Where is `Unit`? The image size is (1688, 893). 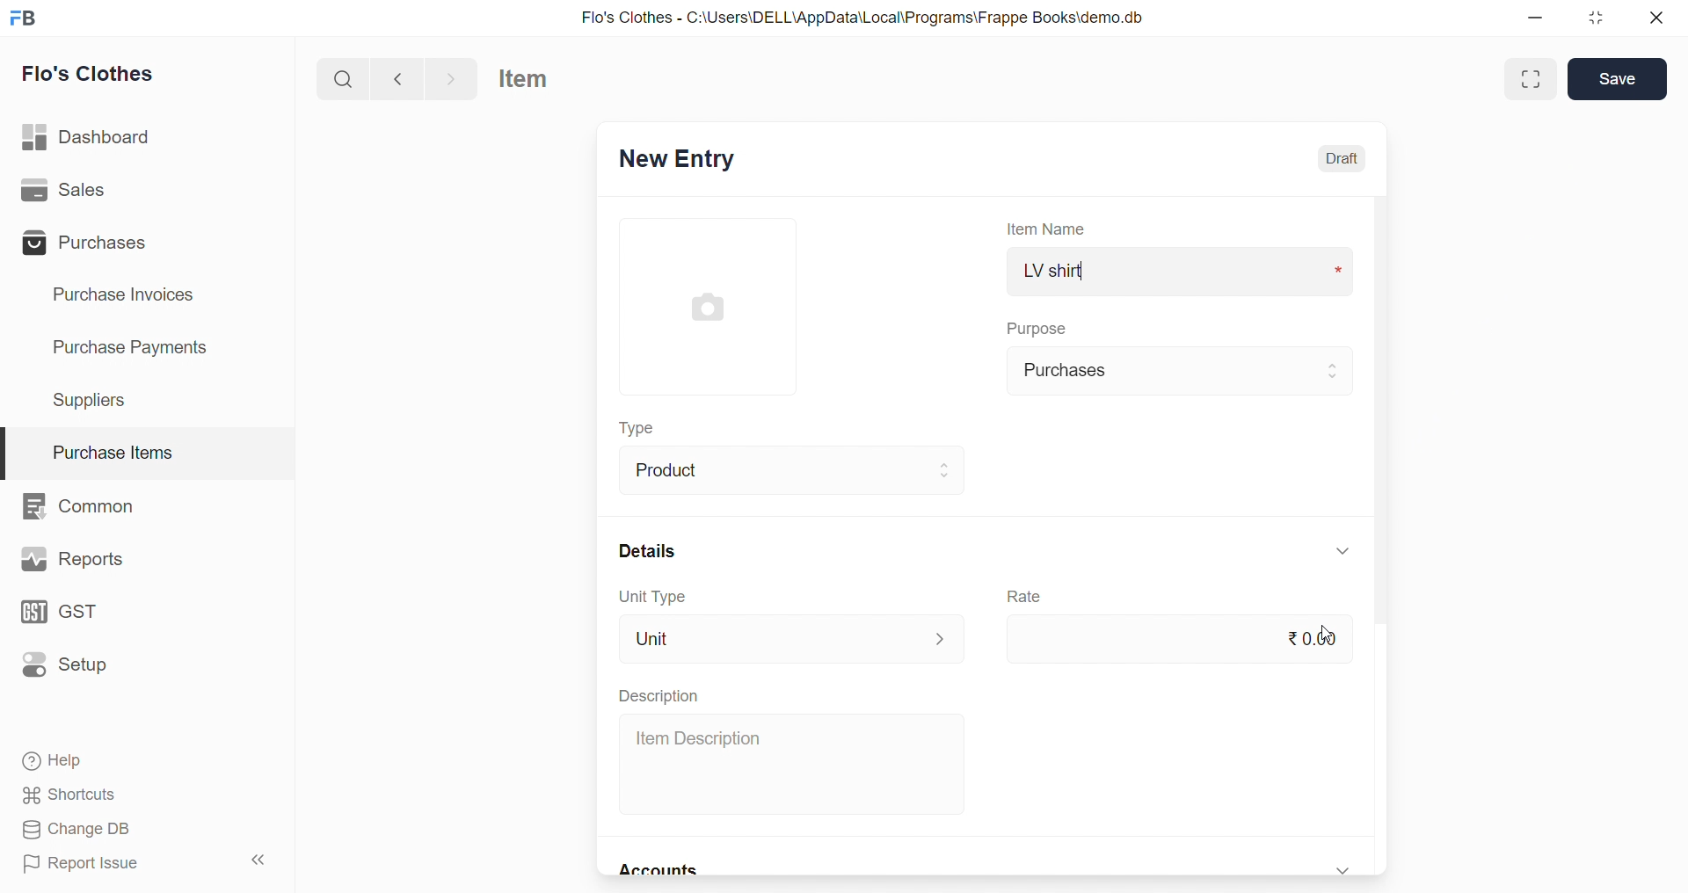
Unit is located at coordinates (793, 638).